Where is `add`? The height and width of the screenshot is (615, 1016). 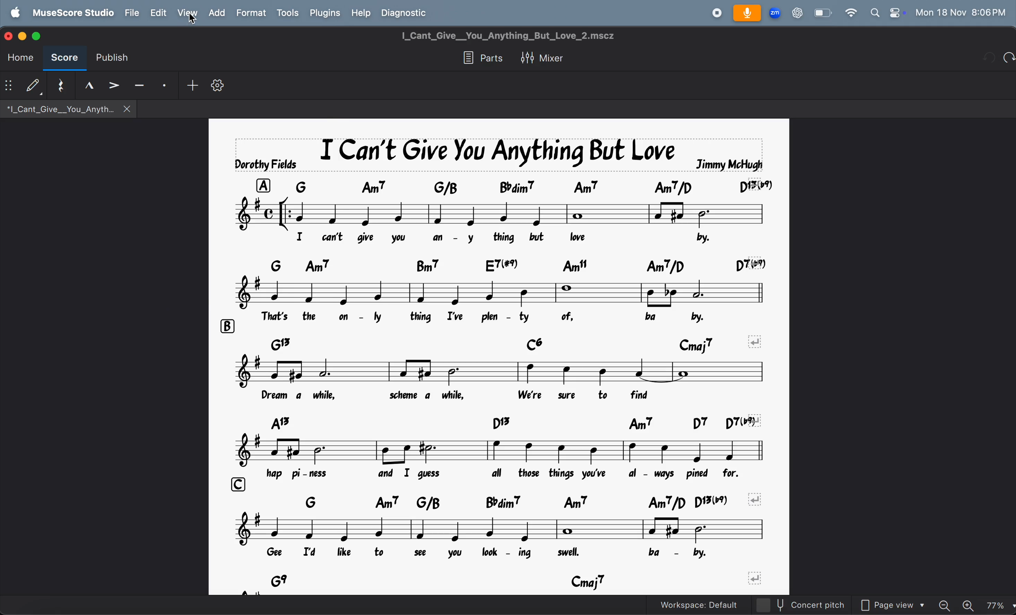
add is located at coordinates (190, 84).